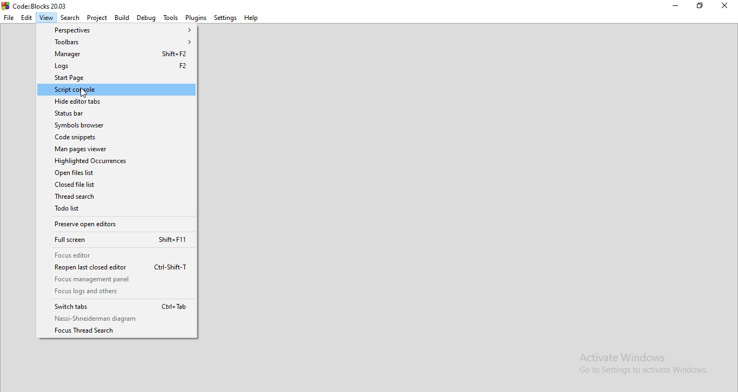 The width and height of the screenshot is (738, 392). Describe the element at coordinates (118, 255) in the screenshot. I see `Focus editor` at that location.